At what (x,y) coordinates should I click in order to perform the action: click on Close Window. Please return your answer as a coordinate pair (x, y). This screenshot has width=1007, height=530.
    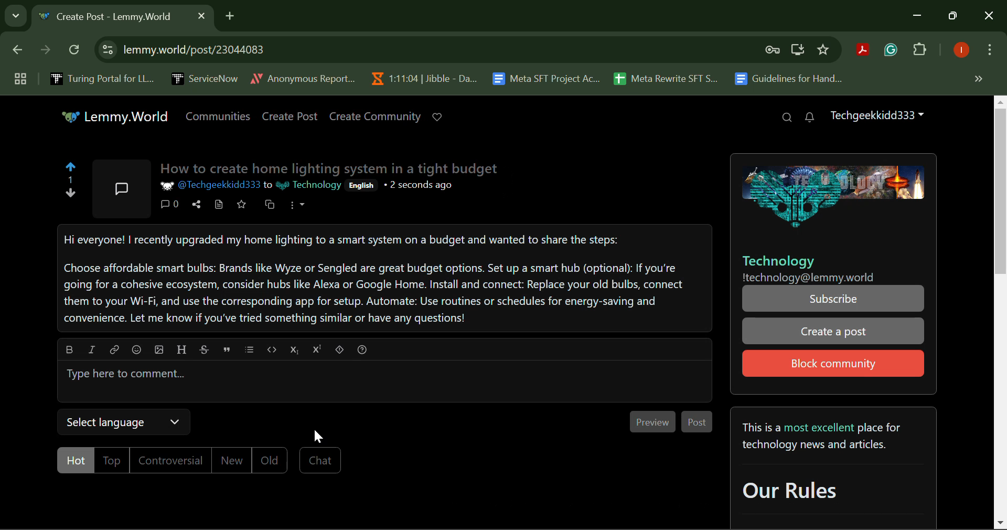
    Looking at the image, I should click on (989, 17).